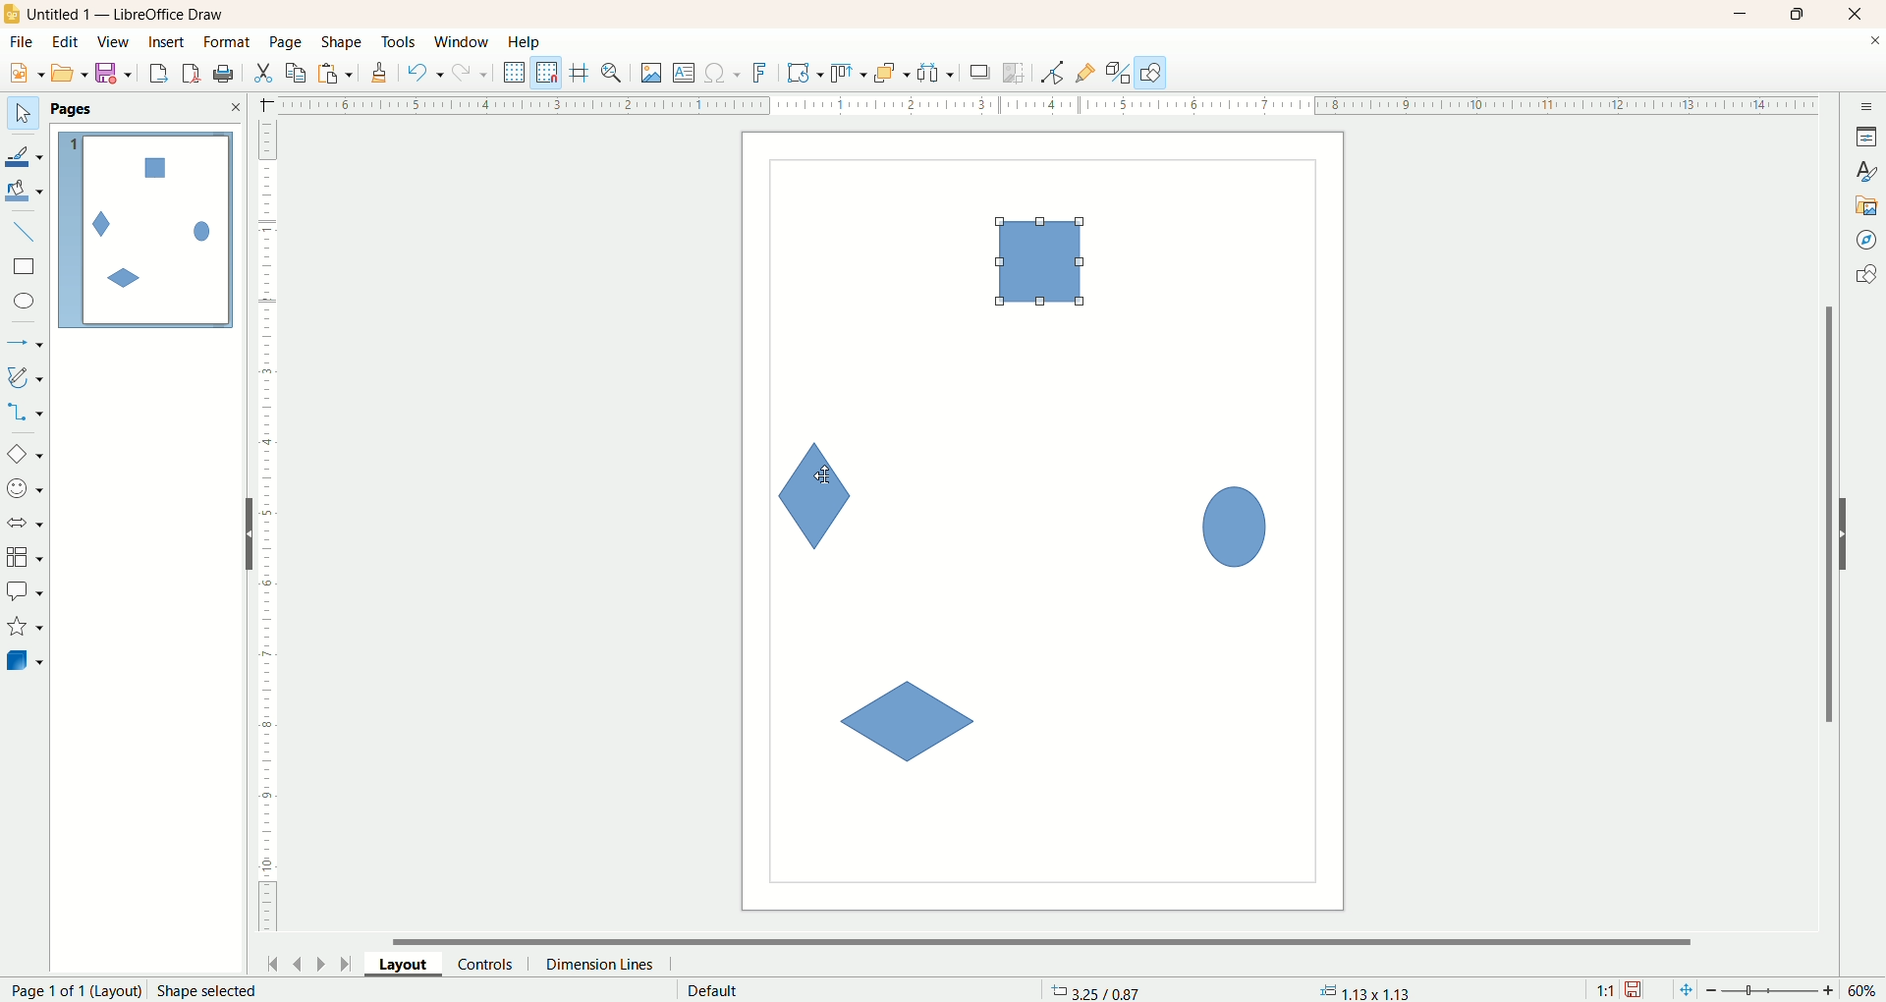 Image resolution: width=1886 pixels, height=1002 pixels. What do you see at coordinates (474, 72) in the screenshot?
I see `redo` at bounding box center [474, 72].